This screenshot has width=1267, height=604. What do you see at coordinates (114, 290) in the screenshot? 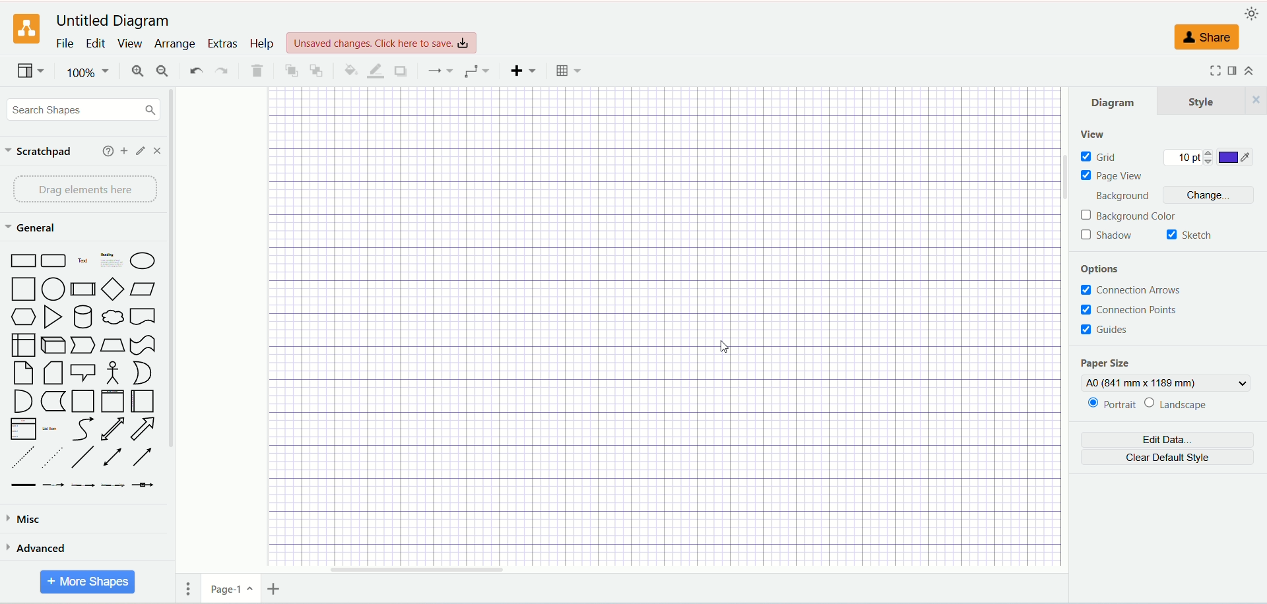
I see `Diamond` at bounding box center [114, 290].